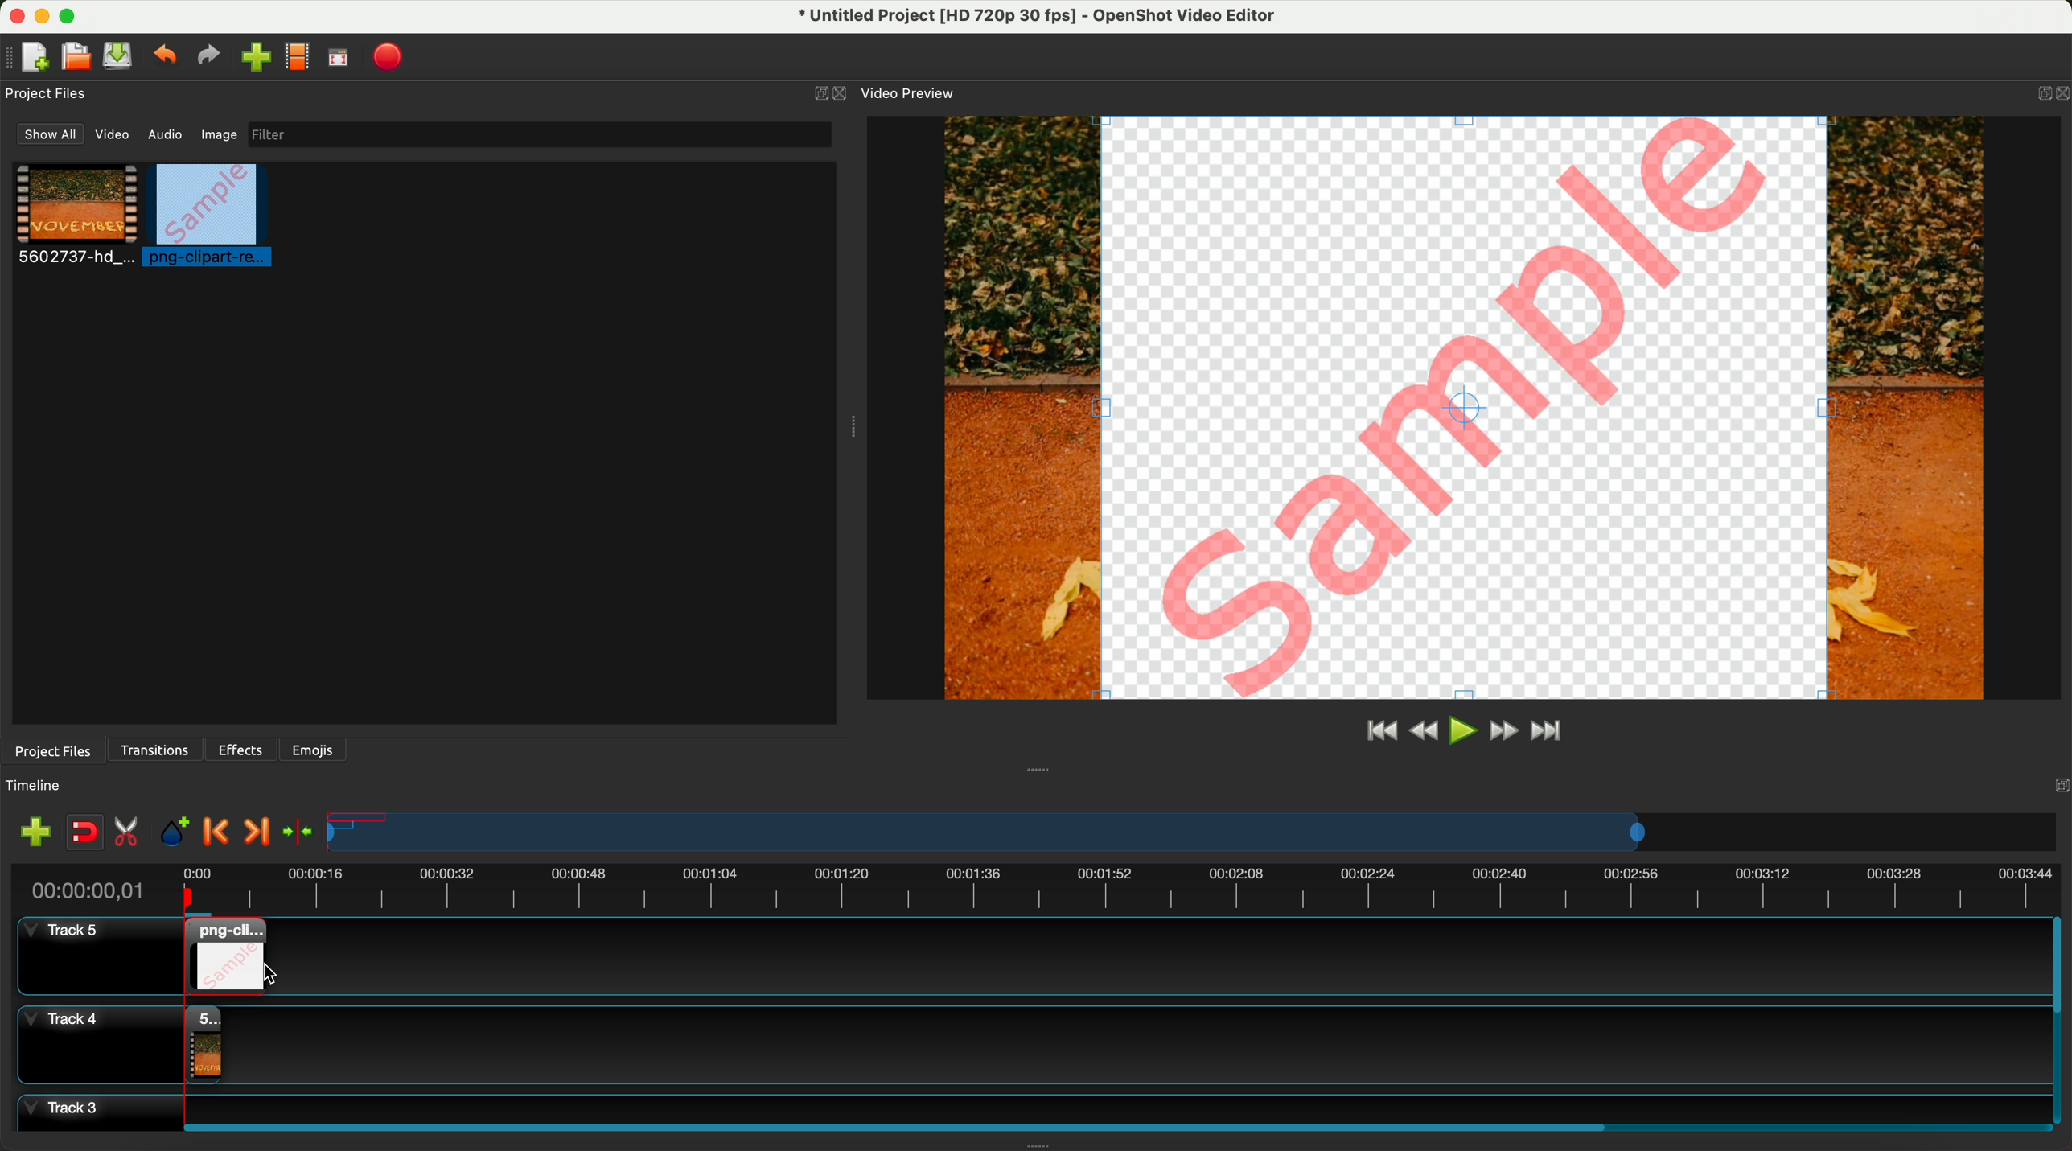 This screenshot has width=2072, height=1151. Describe the element at coordinates (43, 786) in the screenshot. I see `timeline` at that location.